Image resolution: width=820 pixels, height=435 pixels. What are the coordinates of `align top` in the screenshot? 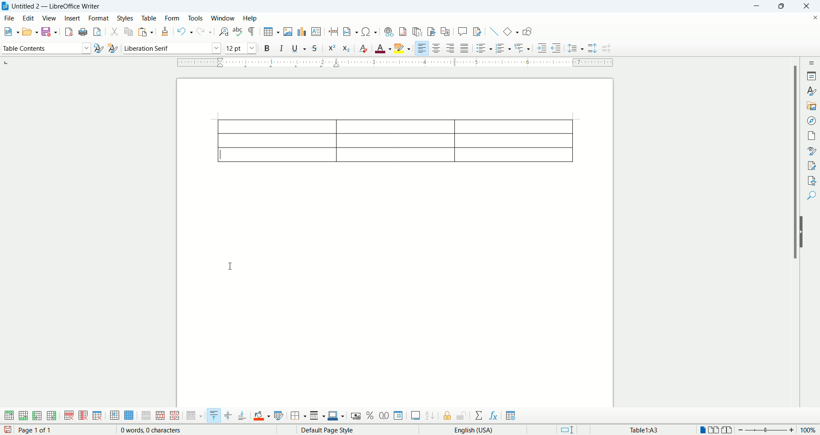 It's located at (214, 415).